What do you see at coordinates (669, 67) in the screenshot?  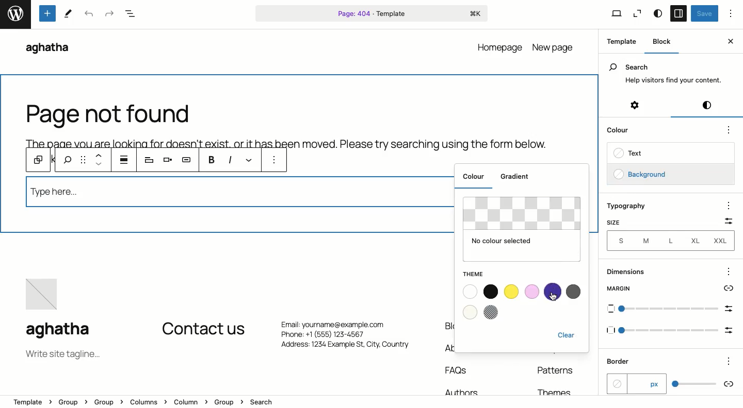 I see `Search` at bounding box center [669, 67].